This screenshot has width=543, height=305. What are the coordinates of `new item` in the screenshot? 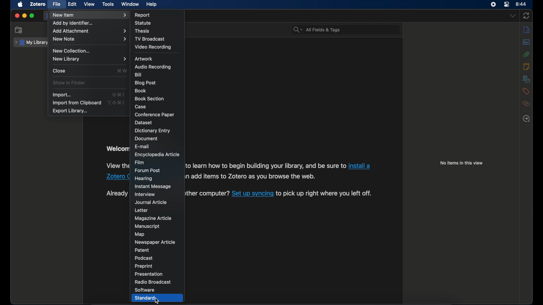 It's located at (89, 15).